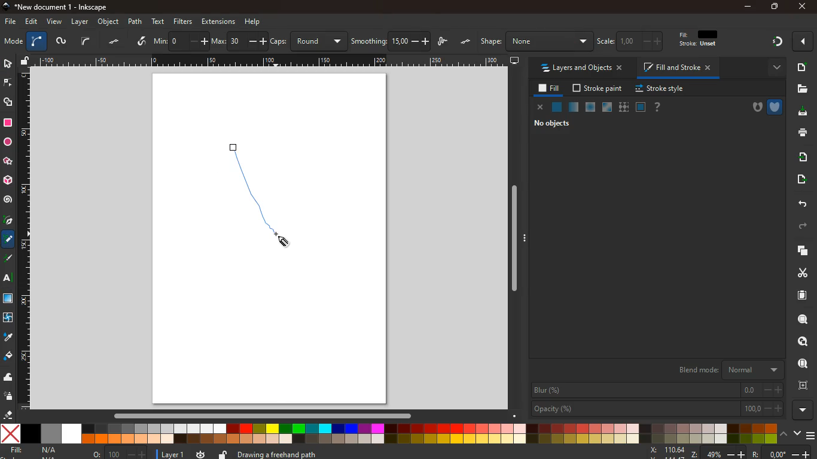  What do you see at coordinates (801, 204) in the screenshot?
I see `back` at bounding box center [801, 204].